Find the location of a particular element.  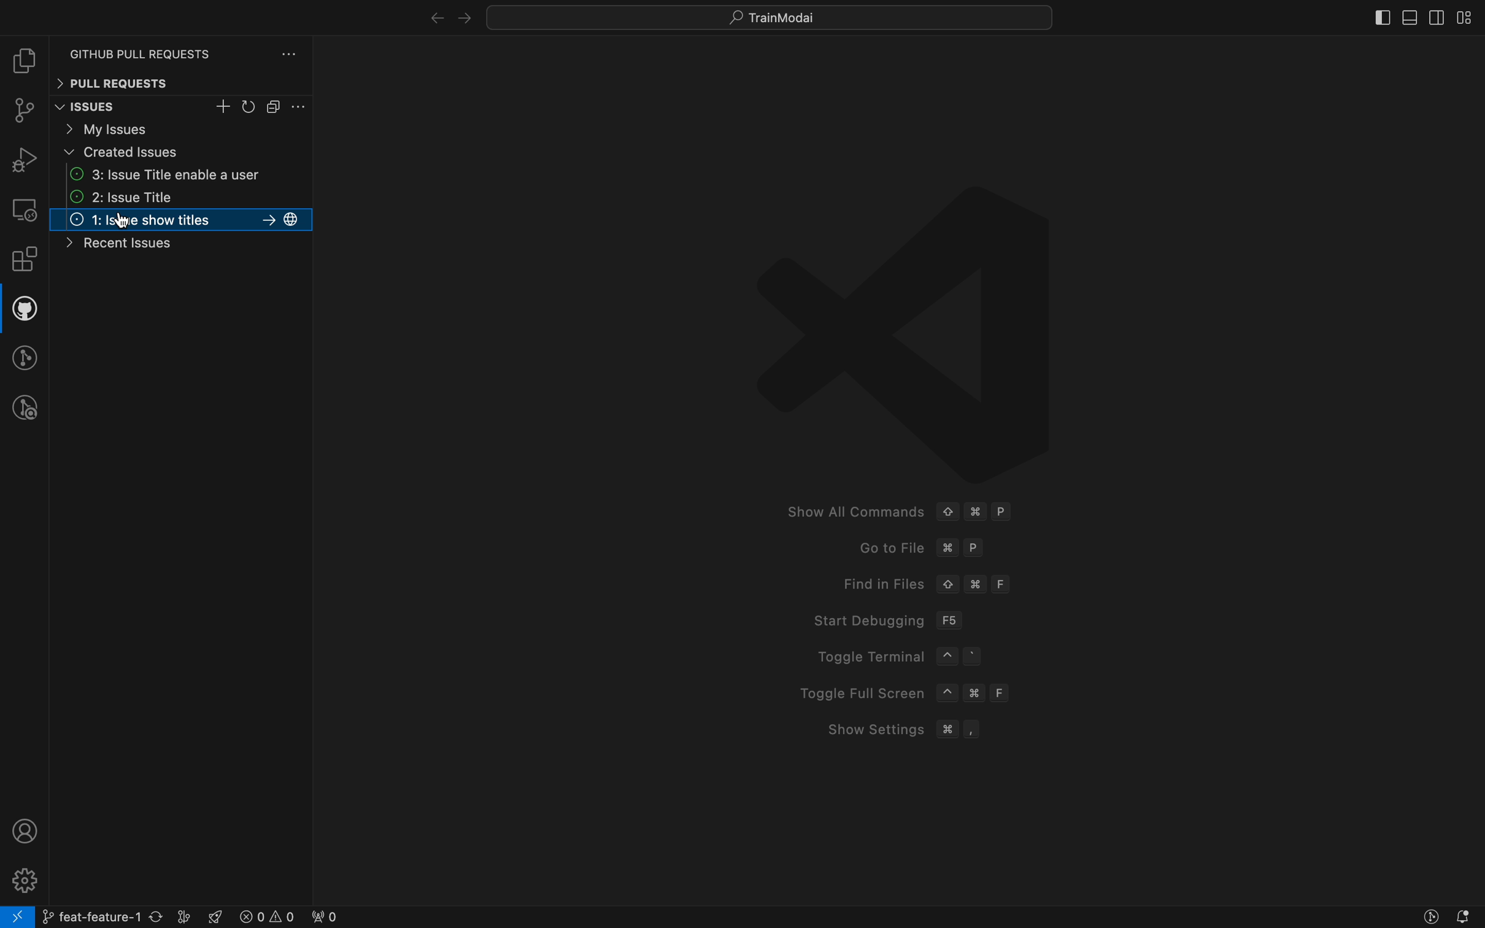

settings is located at coordinates (300, 107).